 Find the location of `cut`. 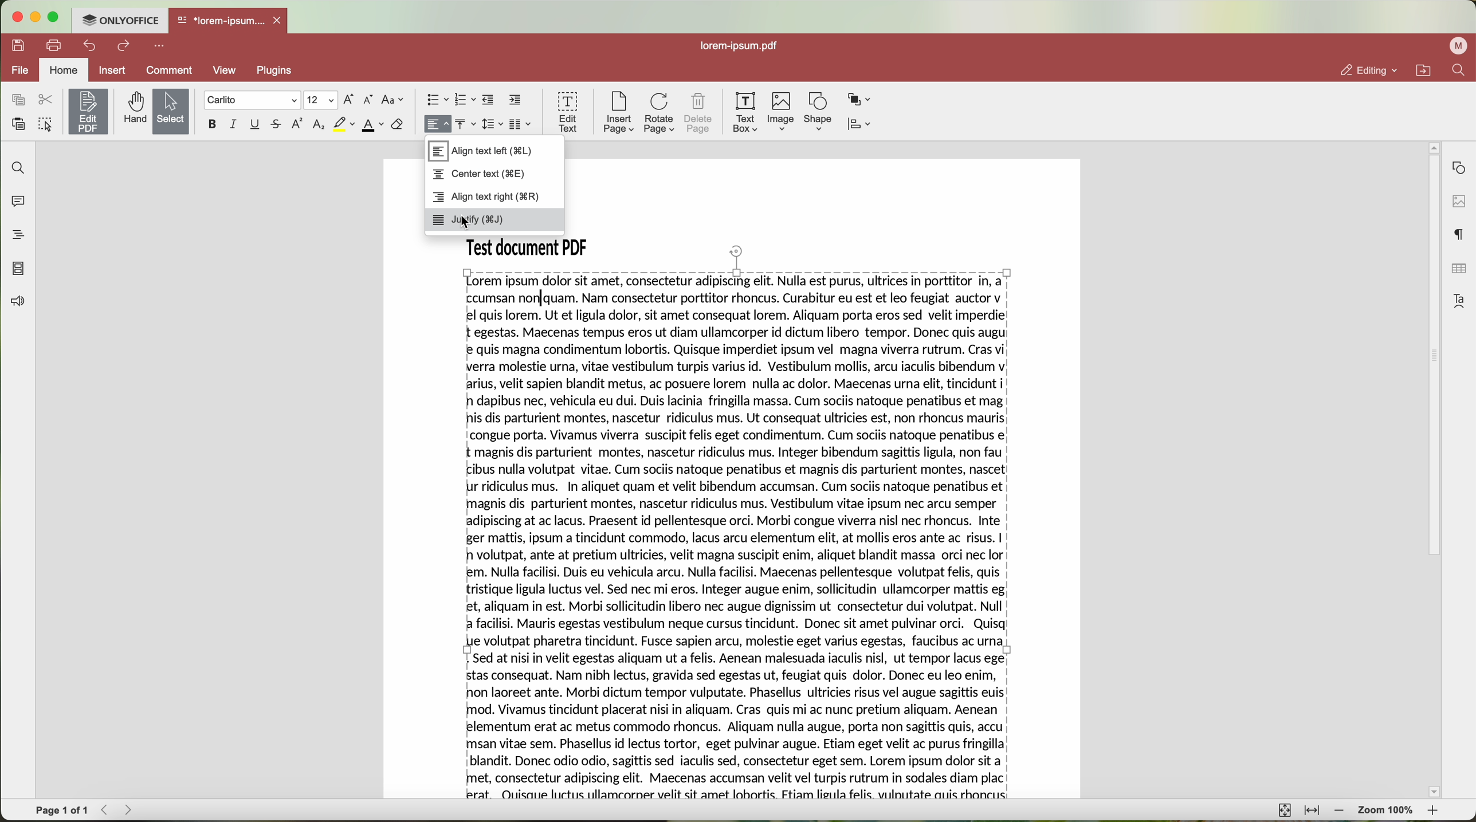

cut is located at coordinates (47, 100).